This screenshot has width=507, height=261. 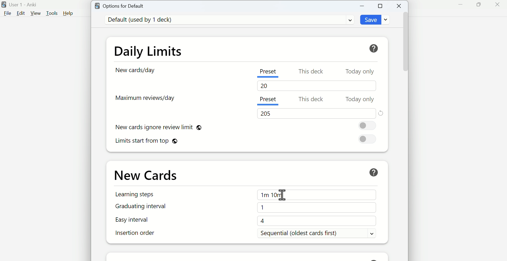 What do you see at coordinates (312, 72) in the screenshot?
I see `This deck` at bounding box center [312, 72].